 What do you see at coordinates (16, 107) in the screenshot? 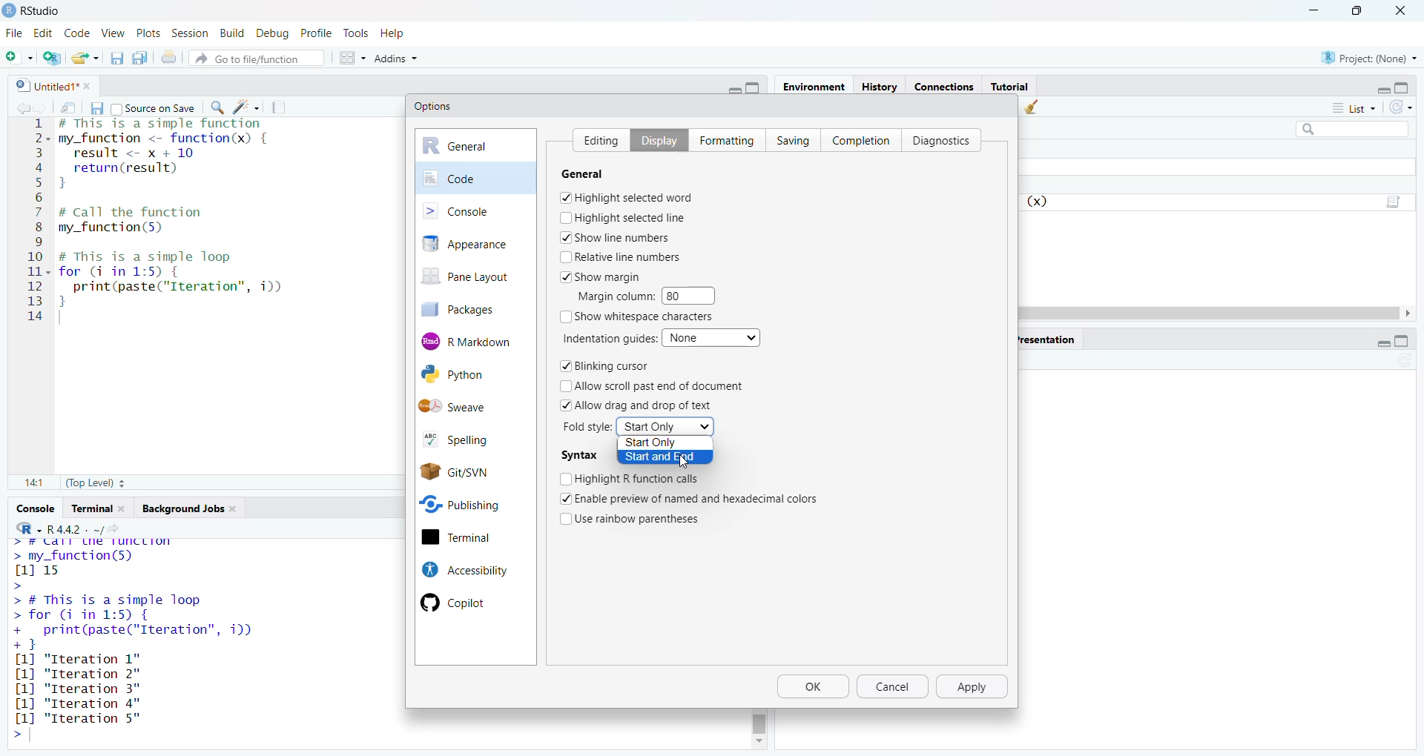
I see `go back to previous source location` at bounding box center [16, 107].